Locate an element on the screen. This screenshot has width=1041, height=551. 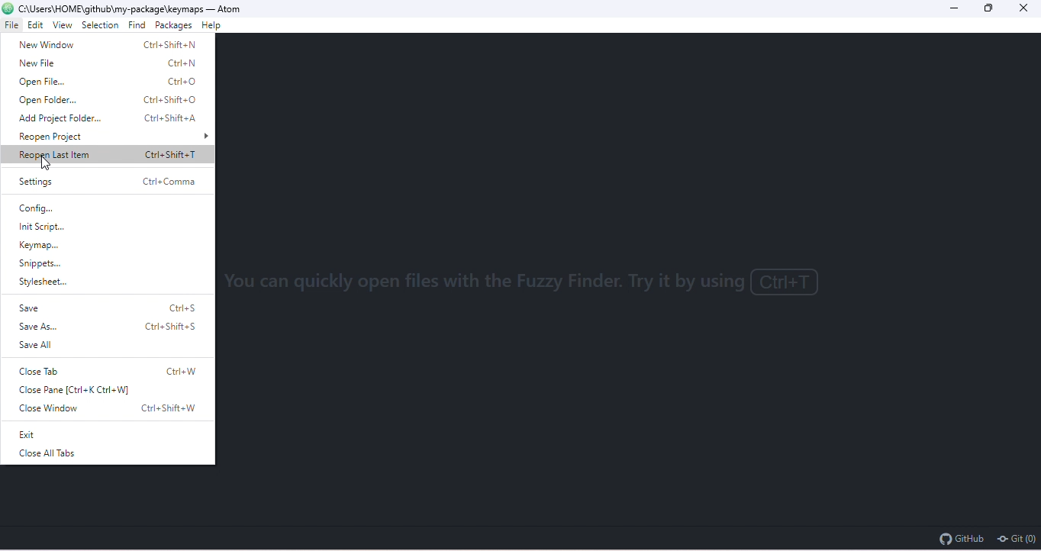
c:\ users \home\github\my package\keymaps-atoms is located at coordinates (130, 8).